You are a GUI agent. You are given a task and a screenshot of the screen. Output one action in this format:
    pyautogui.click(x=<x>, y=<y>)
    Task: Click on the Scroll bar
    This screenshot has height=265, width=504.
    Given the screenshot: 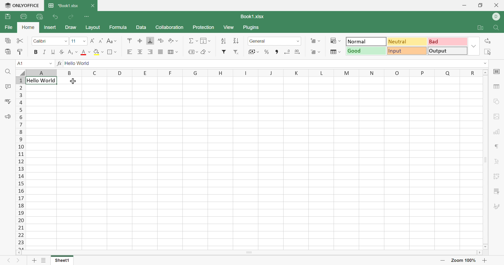 What is the action you would take?
    pyautogui.click(x=486, y=160)
    